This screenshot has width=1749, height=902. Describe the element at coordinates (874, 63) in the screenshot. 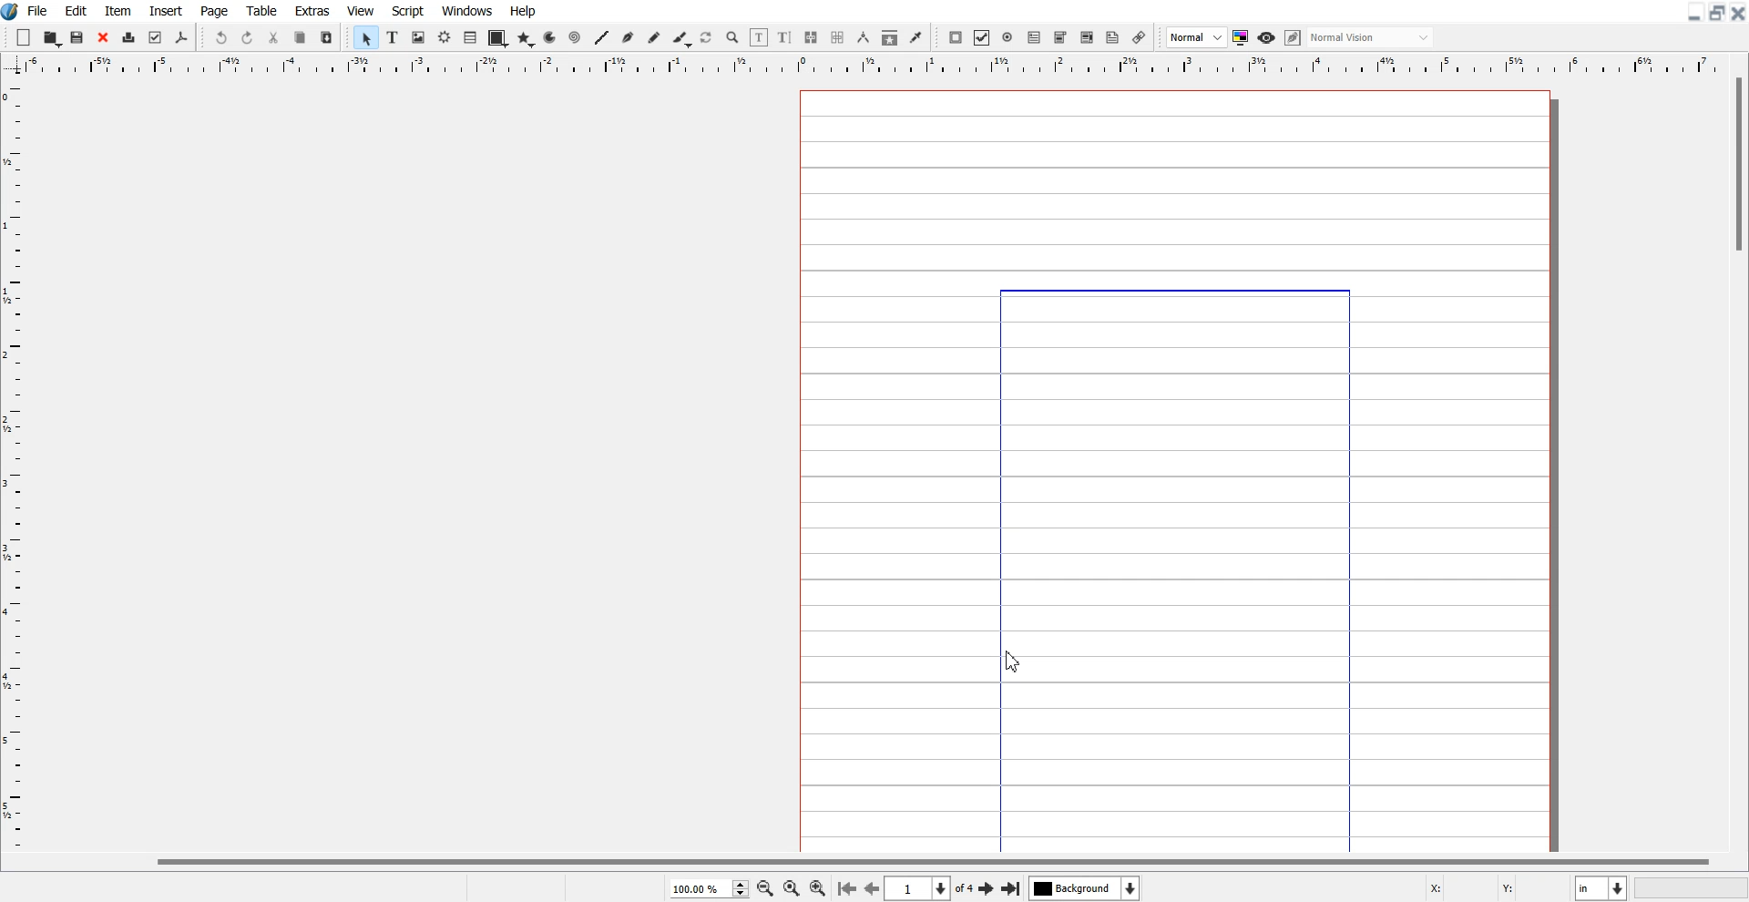

I see `Horizontal Scale` at that location.